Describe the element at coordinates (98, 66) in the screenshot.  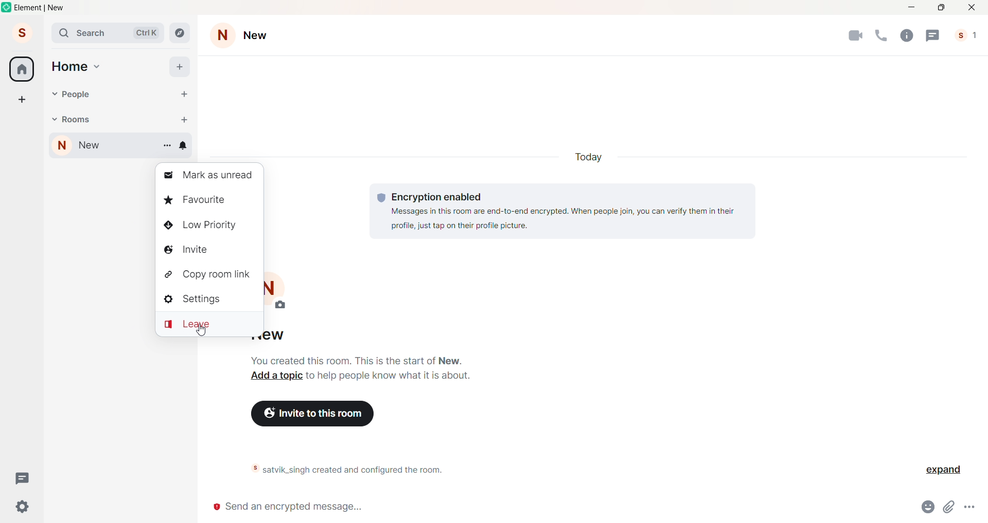
I see `Home Drop Down` at that location.